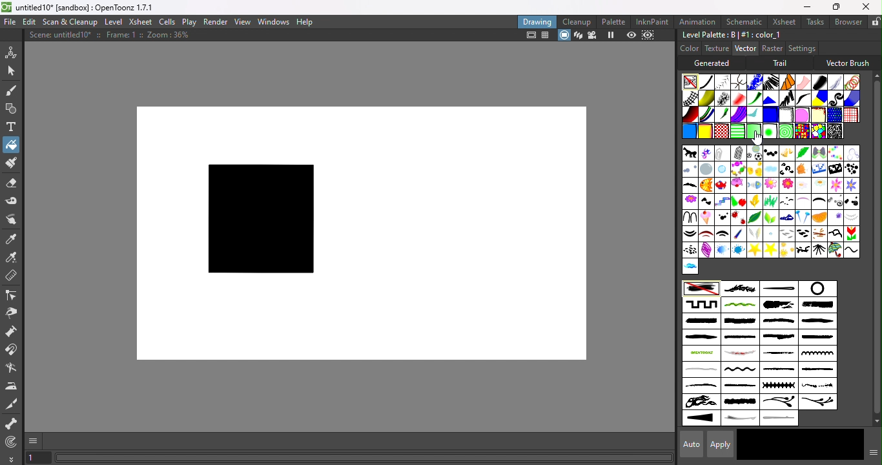  I want to click on field guide, so click(546, 36).